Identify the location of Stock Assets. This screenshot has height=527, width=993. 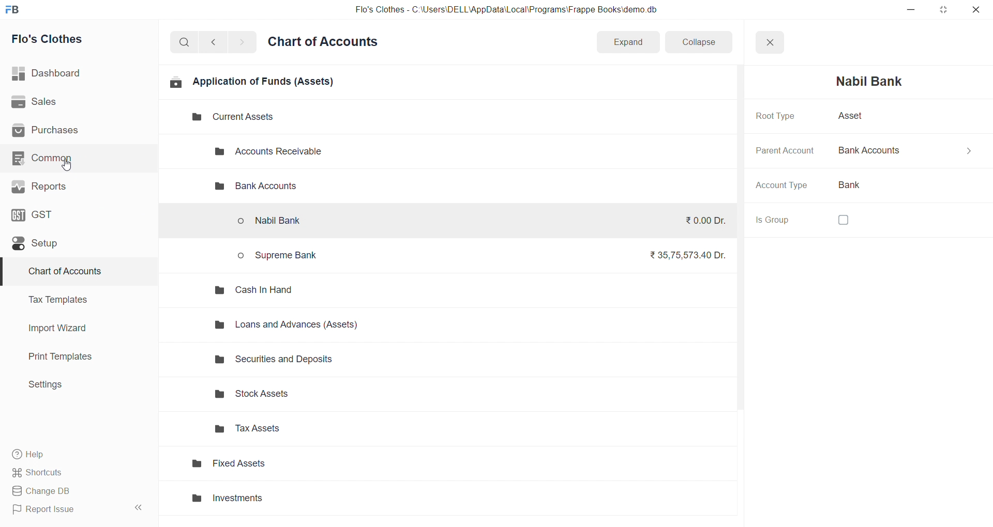
(296, 394).